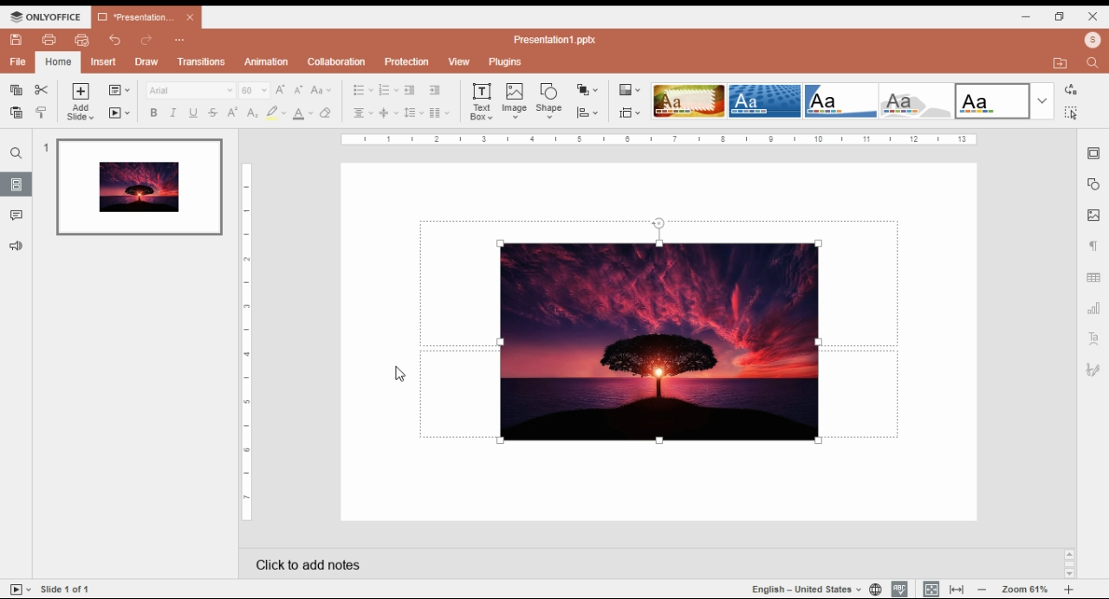 This screenshot has height=599, width=1109. Describe the element at coordinates (875, 589) in the screenshot. I see `set slide language` at that location.